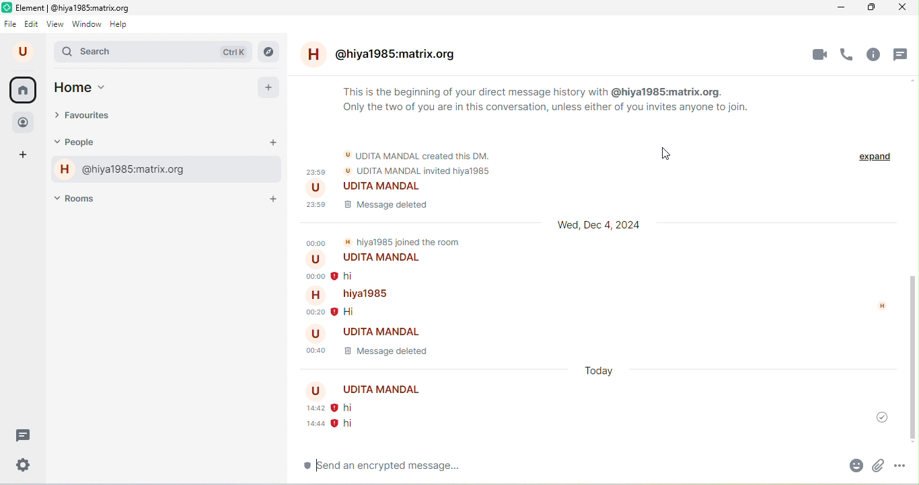  I want to click on 23.59, so click(313, 170).